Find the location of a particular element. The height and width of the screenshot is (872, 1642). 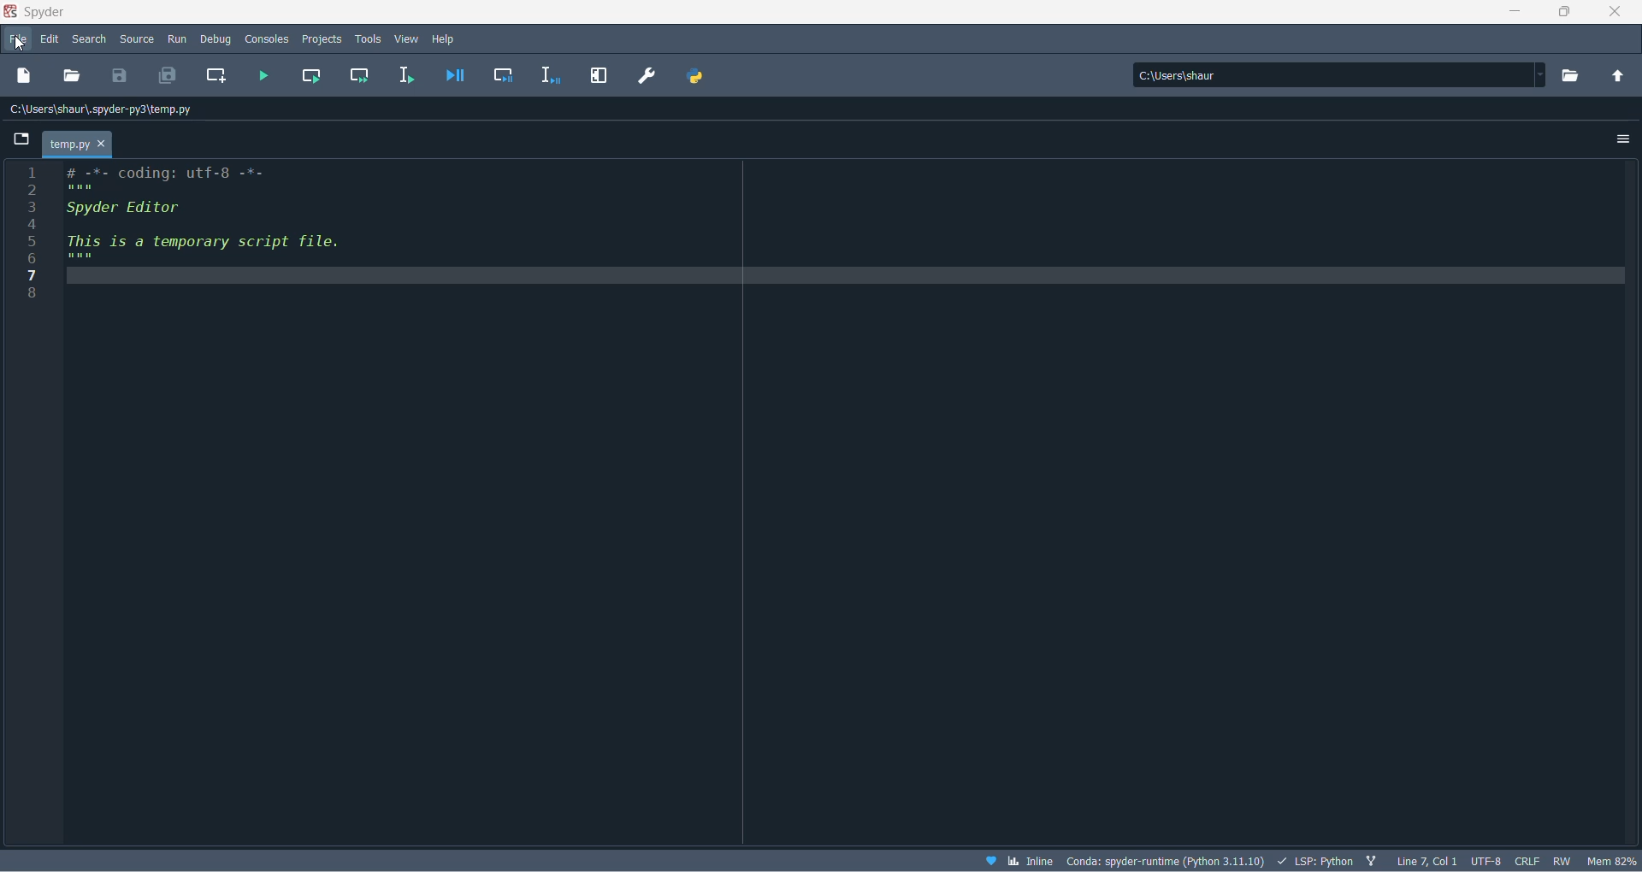

working directory is located at coordinates (1573, 76).